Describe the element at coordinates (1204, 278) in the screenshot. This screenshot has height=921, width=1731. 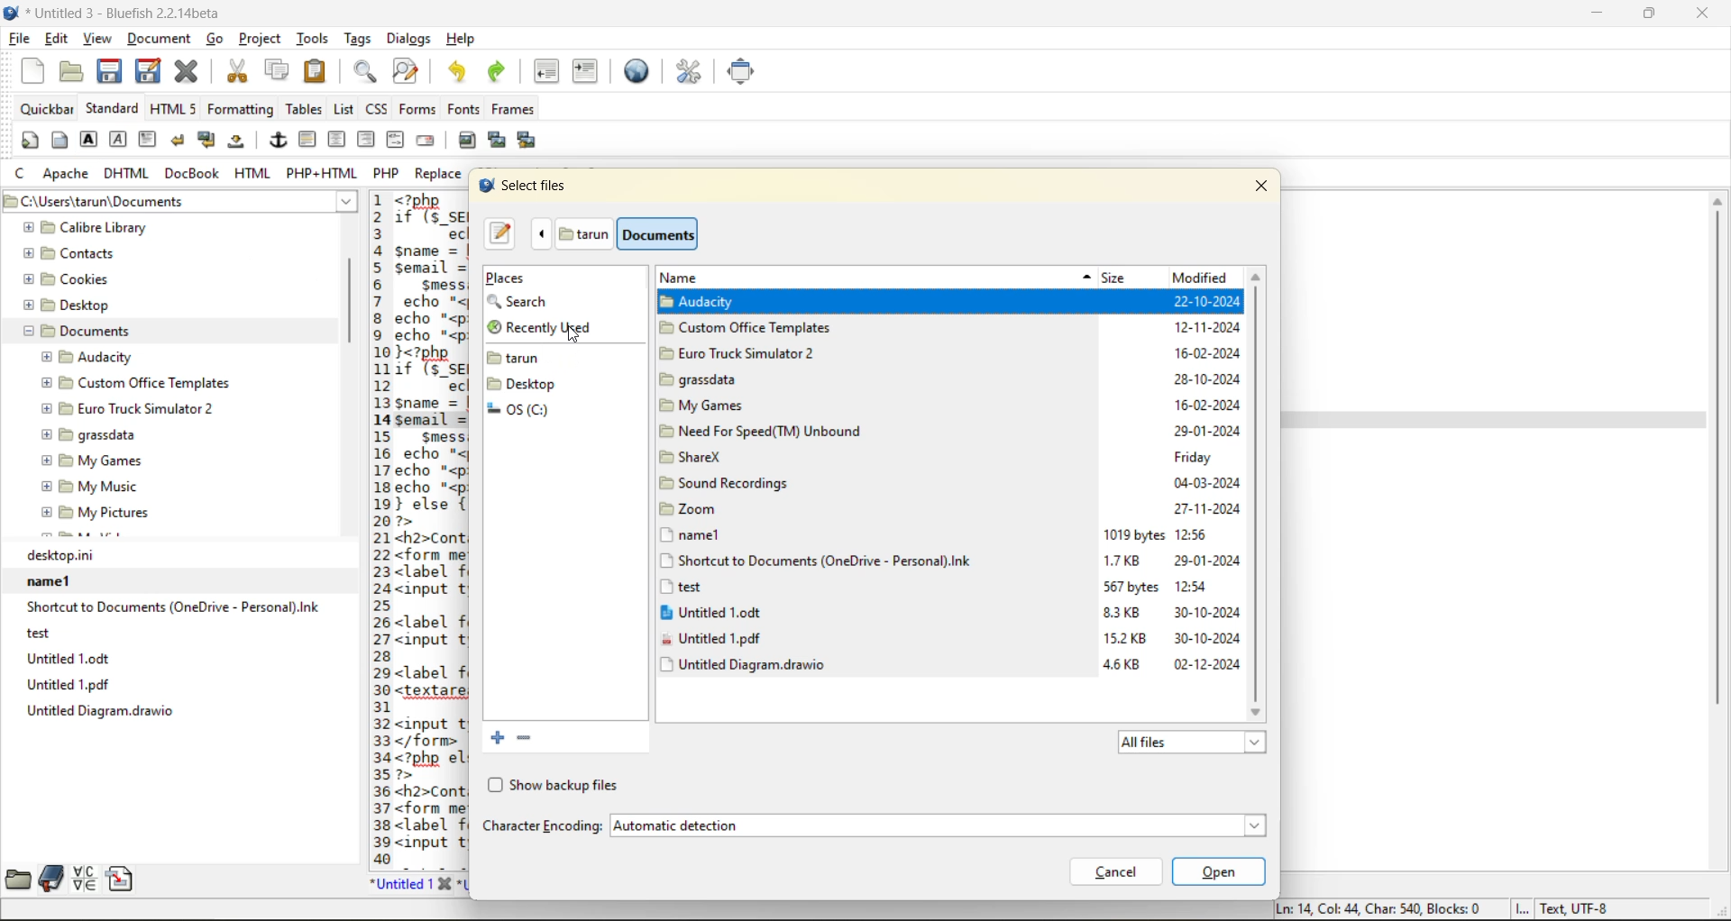
I see `modified` at that location.